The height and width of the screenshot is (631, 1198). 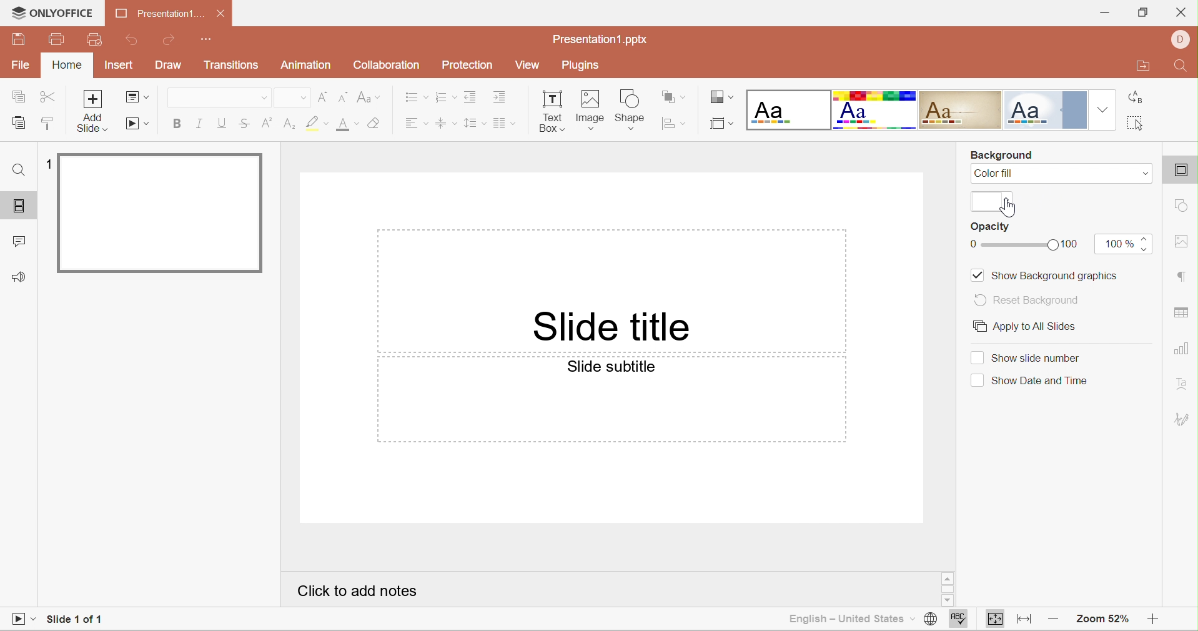 I want to click on Redo, so click(x=171, y=41).